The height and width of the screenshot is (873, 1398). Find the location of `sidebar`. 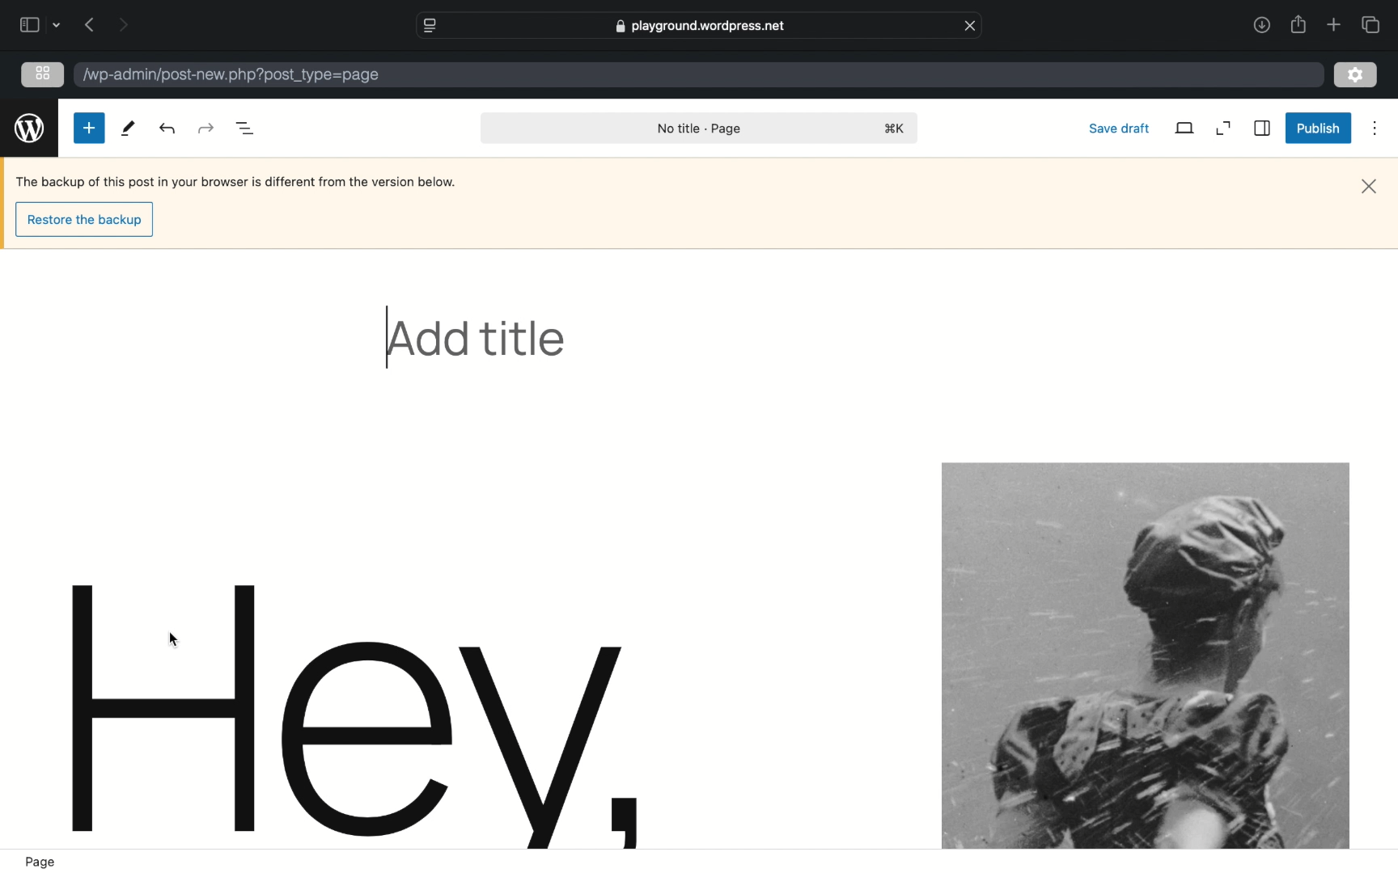

sidebar is located at coordinates (1260, 129).